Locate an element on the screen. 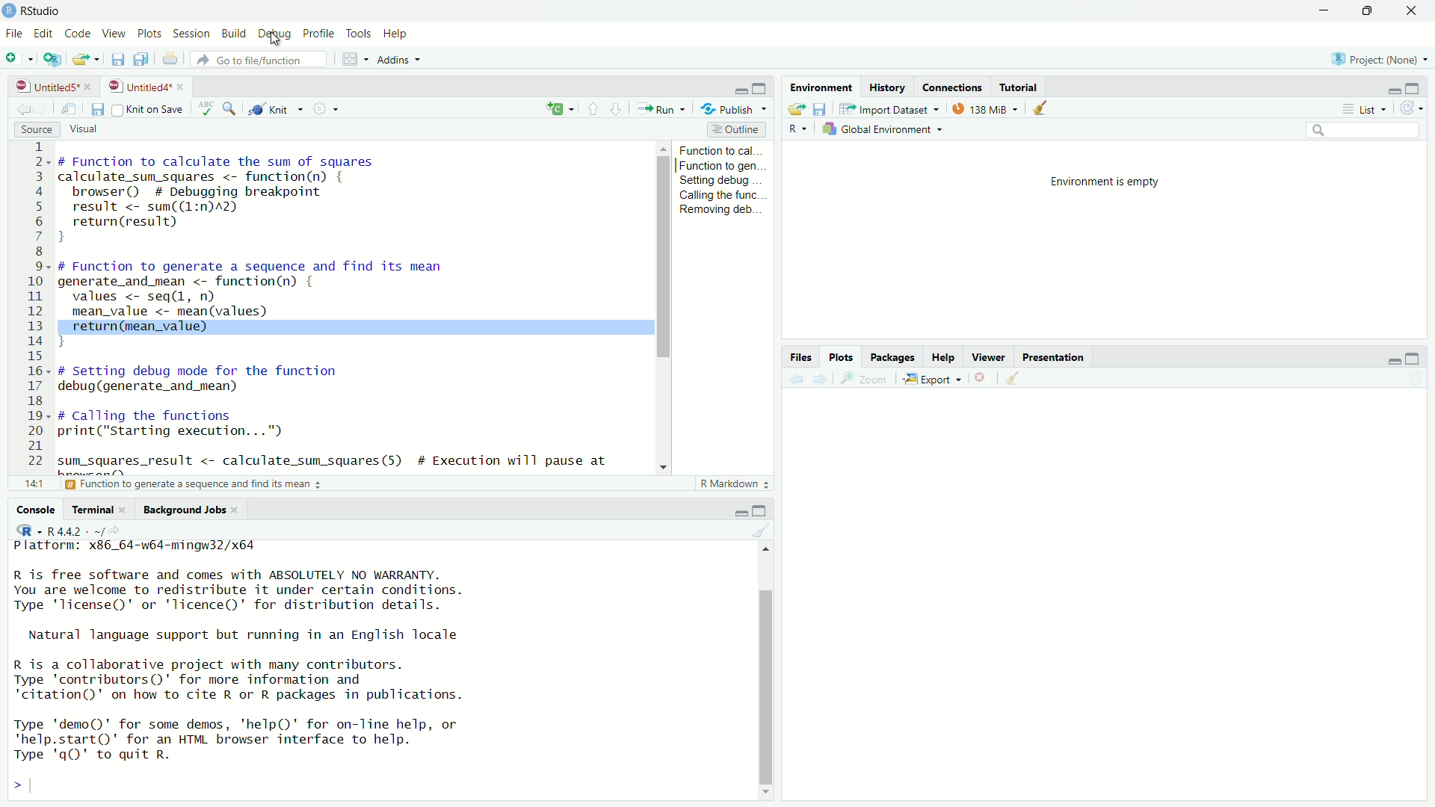  language select is located at coordinates (22, 531).